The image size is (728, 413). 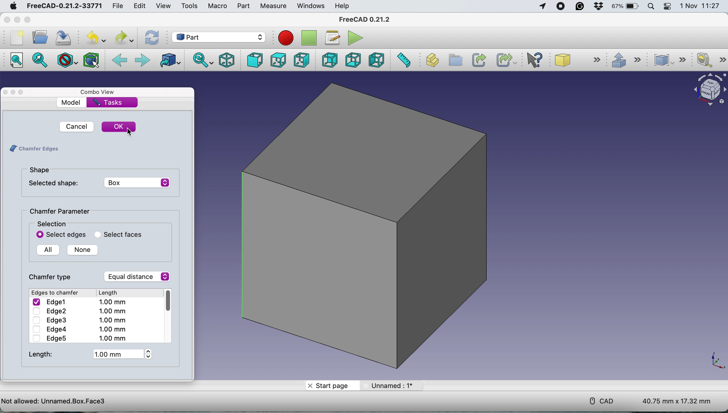 What do you see at coordinates (26, 20) in the screenshot?
I see `maximise` at bounding box center [26, 20].